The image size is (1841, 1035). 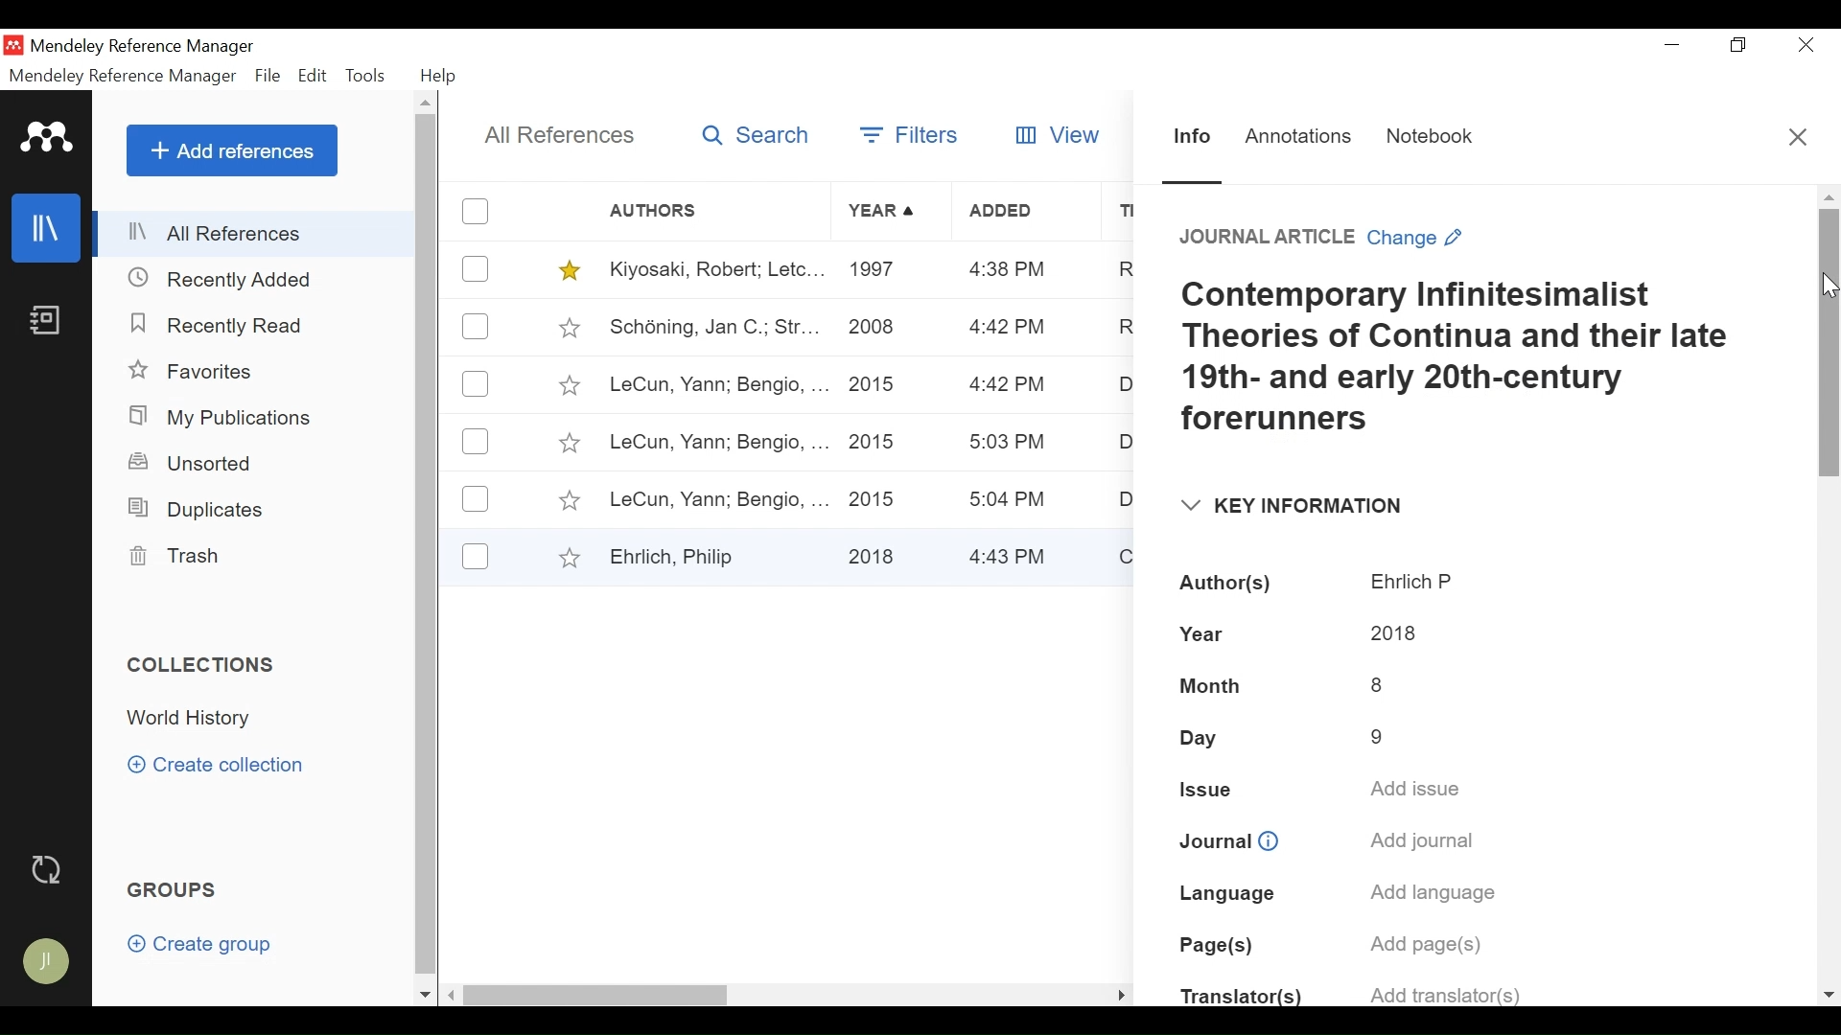 What do you see at coordinates (203, 666) in the screenshot?
I see `Collections` at bounding box center [203, 666].